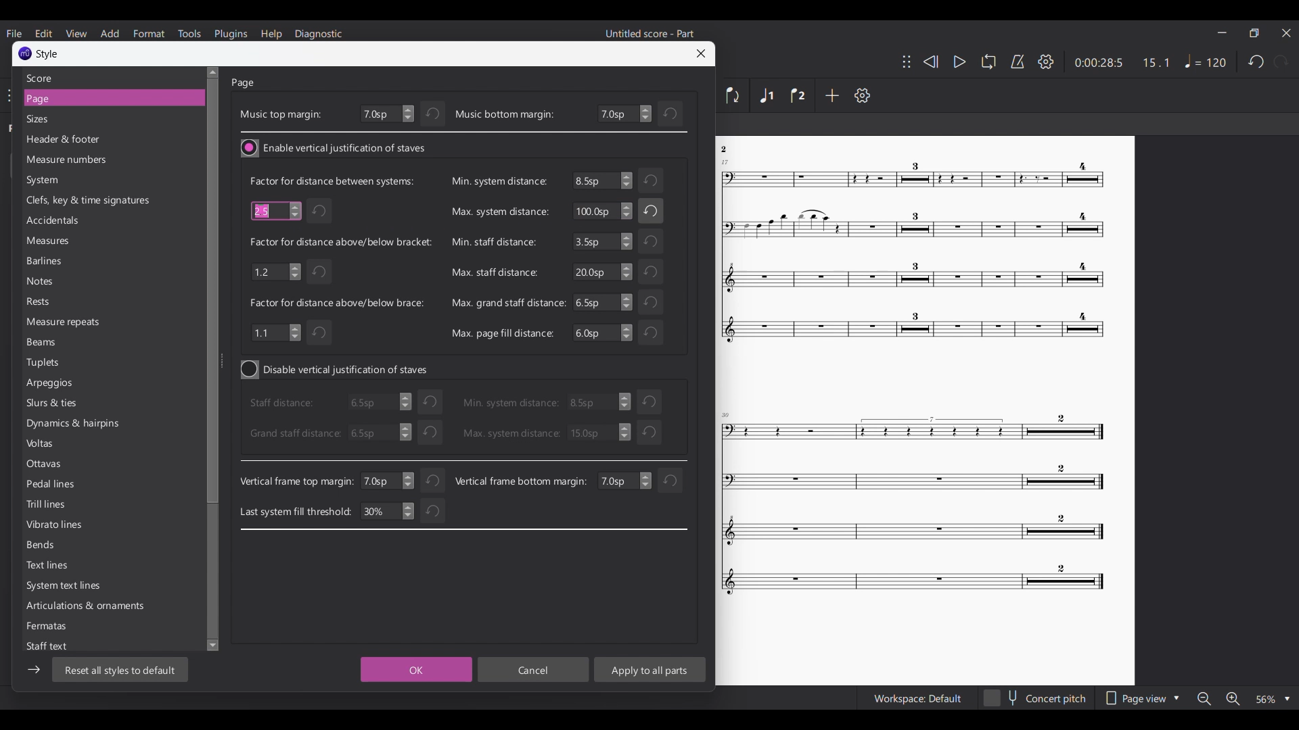 This screenshot has height=730, width=1299. I want to click on Fermates, so click(72, 629).